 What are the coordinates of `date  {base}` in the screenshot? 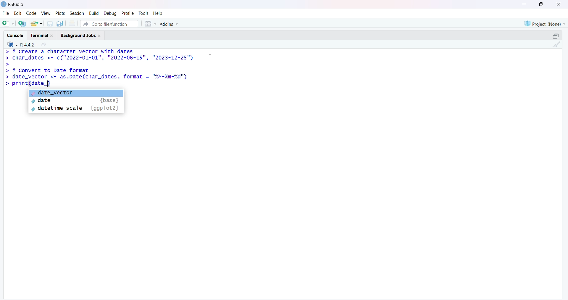 It's located at (76, 101).